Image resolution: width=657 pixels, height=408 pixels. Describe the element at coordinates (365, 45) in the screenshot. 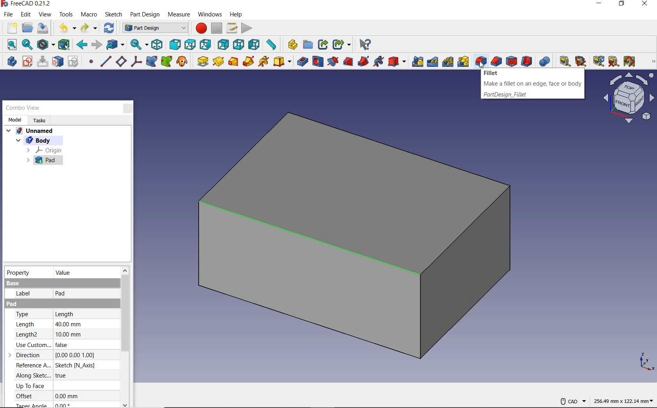

I see `what's this?` at that location.